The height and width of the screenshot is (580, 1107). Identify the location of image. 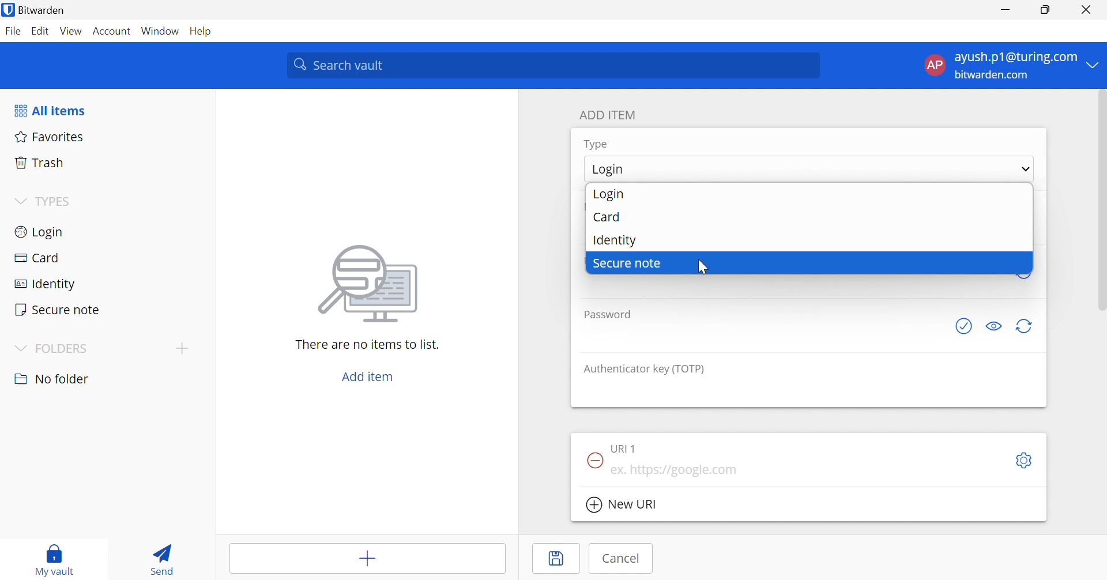
(368, 284).